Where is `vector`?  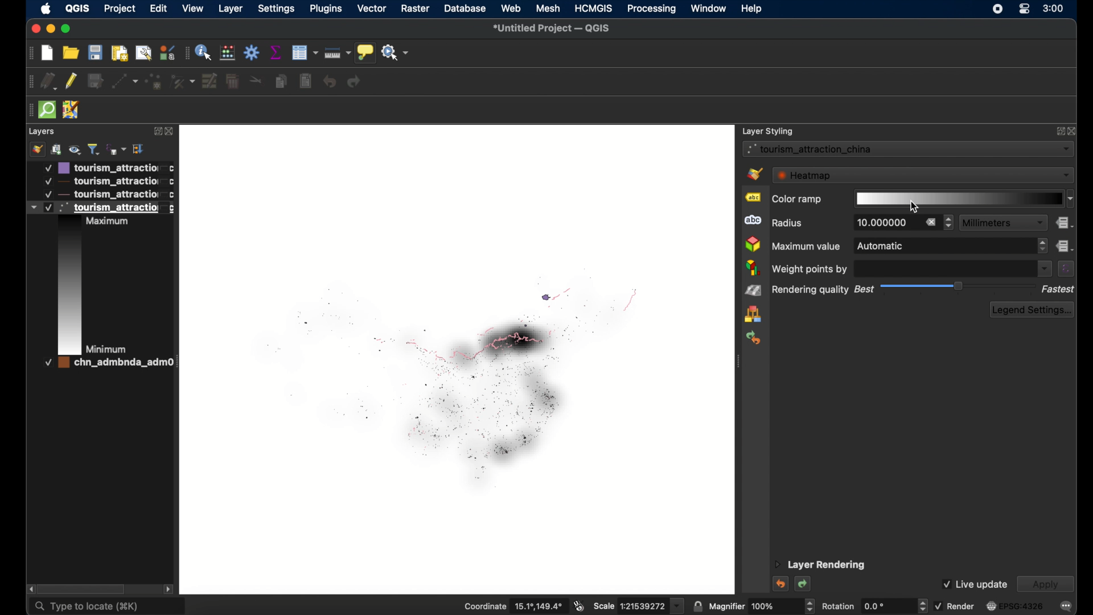 vector is located at coordinates (372, 9).